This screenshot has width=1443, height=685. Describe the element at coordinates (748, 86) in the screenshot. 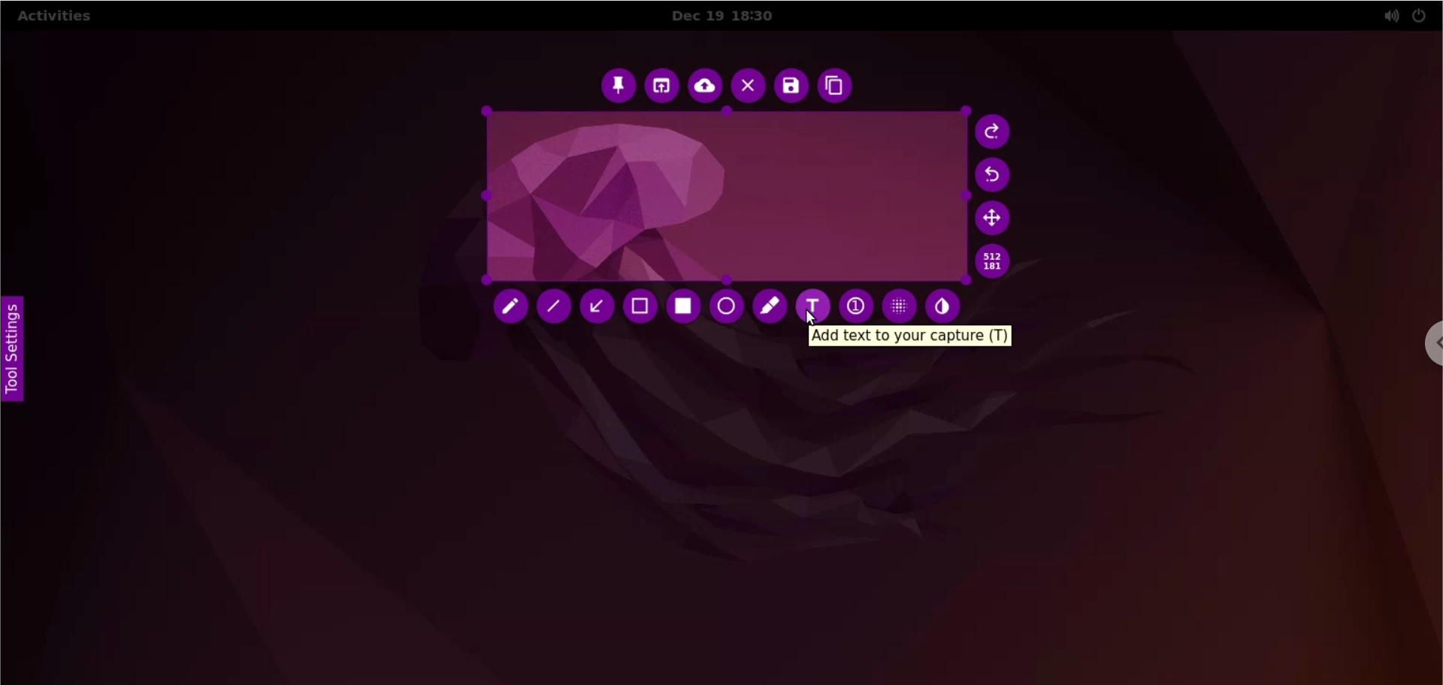

I see `close capture` at that location.